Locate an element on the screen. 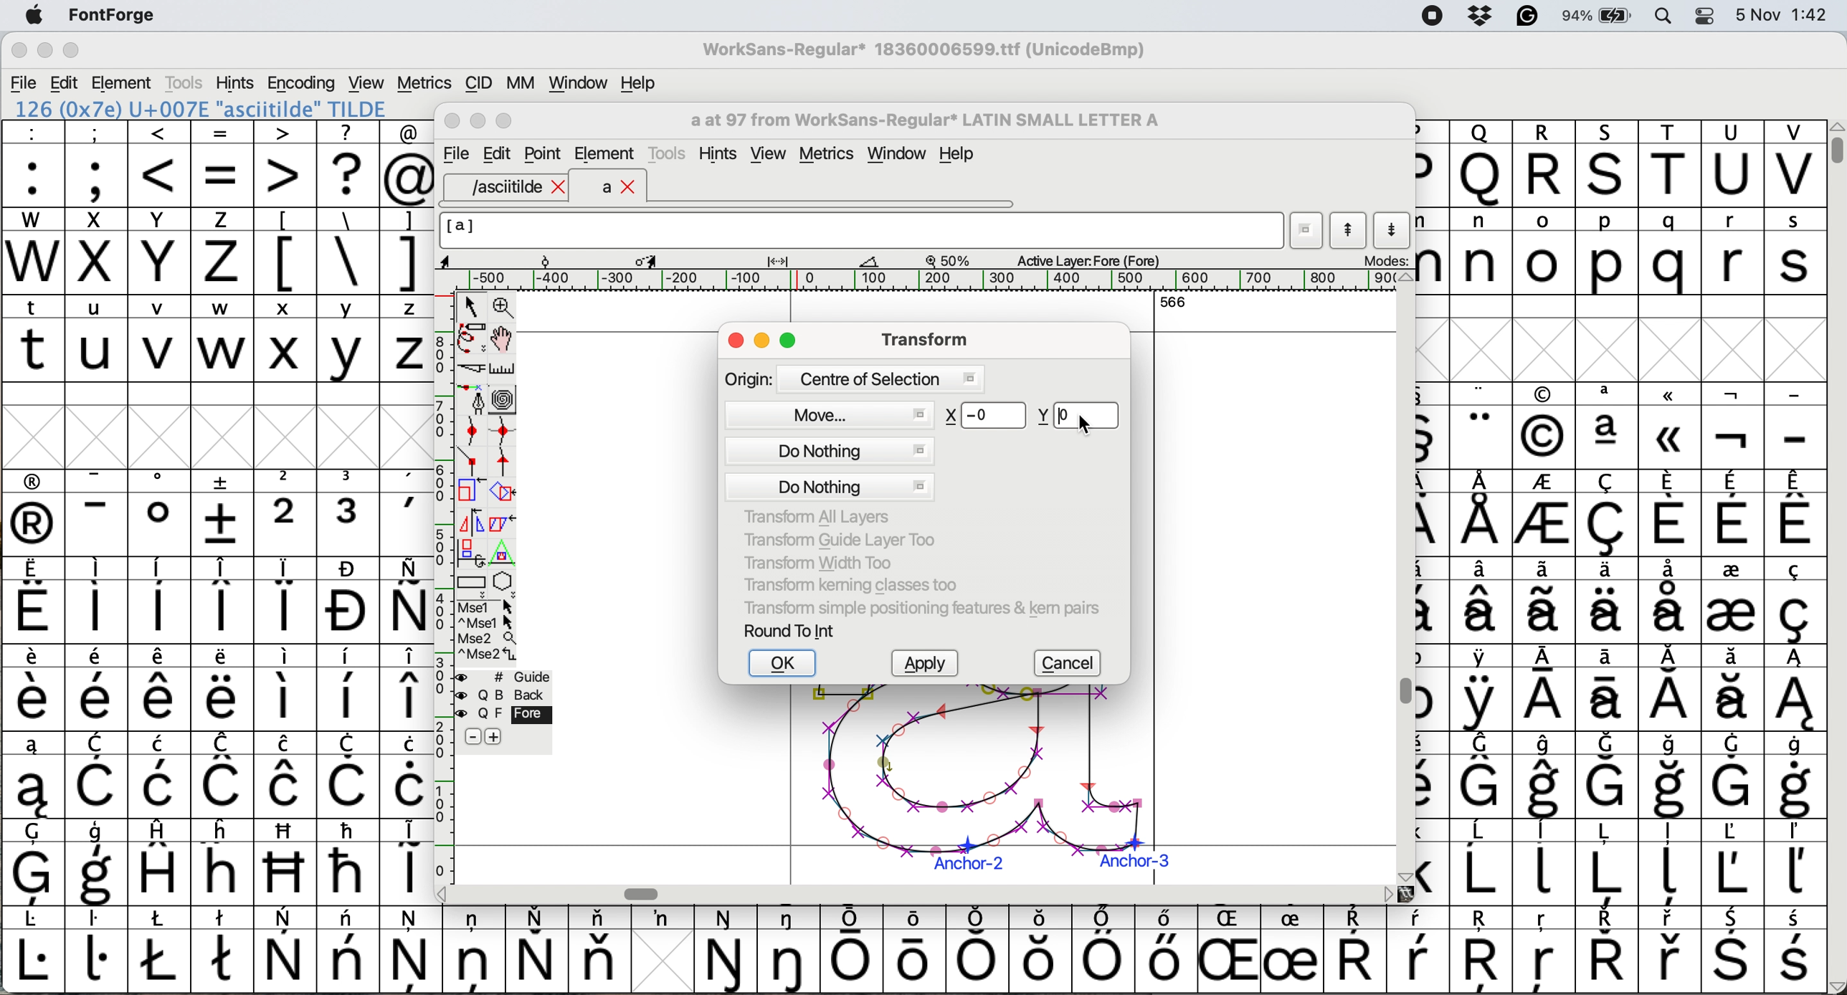 This screenshot has height=995, width=1847. symbol is located at coordinates (1793, 601).